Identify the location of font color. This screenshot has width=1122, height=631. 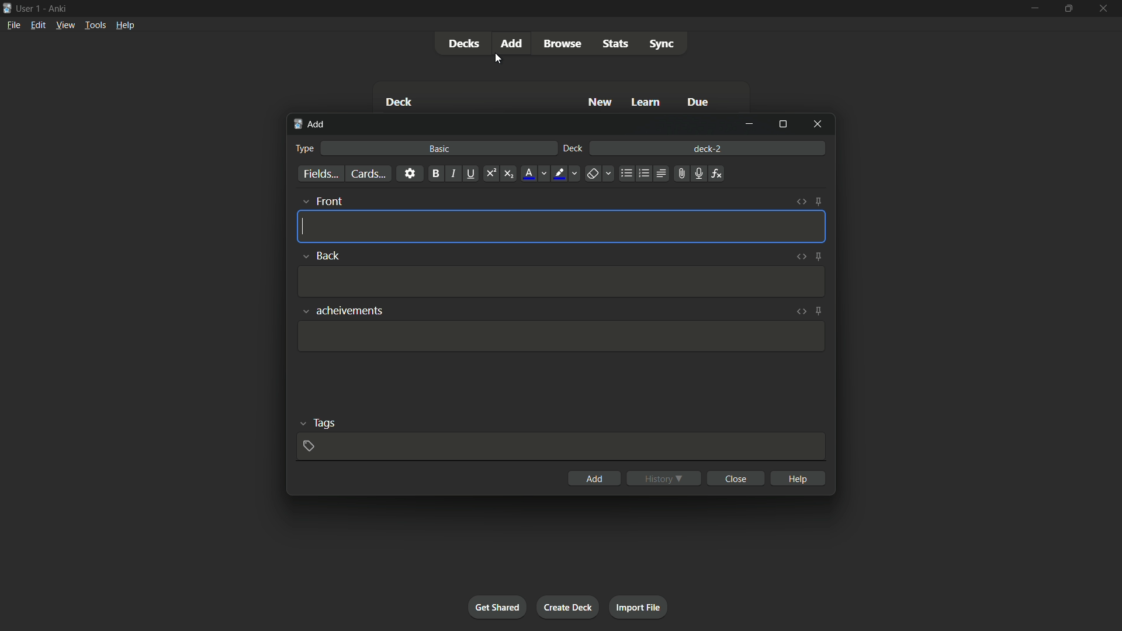
(535, 174).